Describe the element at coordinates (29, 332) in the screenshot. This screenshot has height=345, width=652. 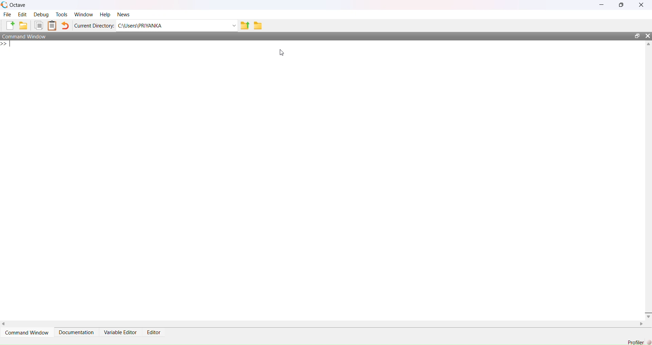
I see `Command Window` at that location.